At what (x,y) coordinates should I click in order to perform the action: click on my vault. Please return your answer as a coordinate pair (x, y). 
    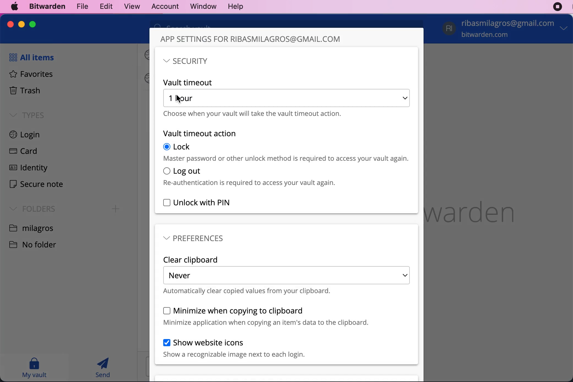
    Looking at the image, I should click on (34, 367).